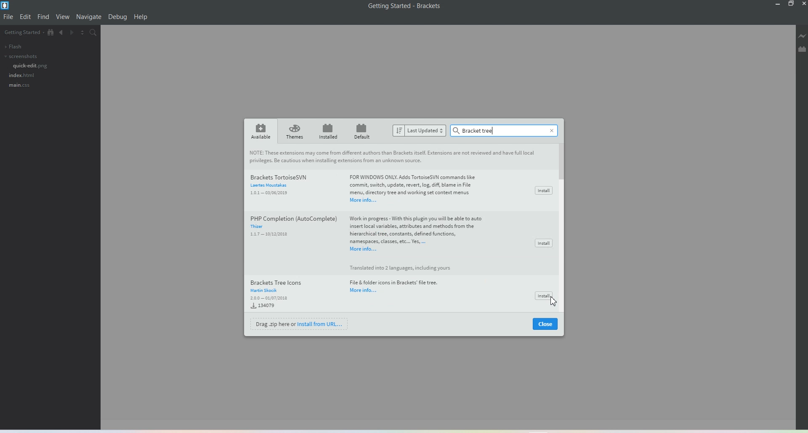 Image resolution: width=808 pixels, height=433 pixels. Describe the element at coordinates (802, 50) in the screenshot. I see `Extension Manager` at that location.